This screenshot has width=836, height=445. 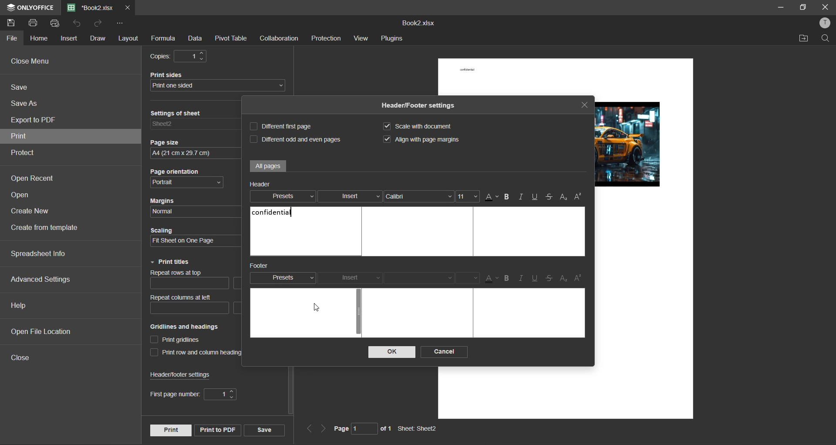 What do you see at coordinates (50, 228) in the screenshot?
I see `create from template` at bounding box center [50, 228].